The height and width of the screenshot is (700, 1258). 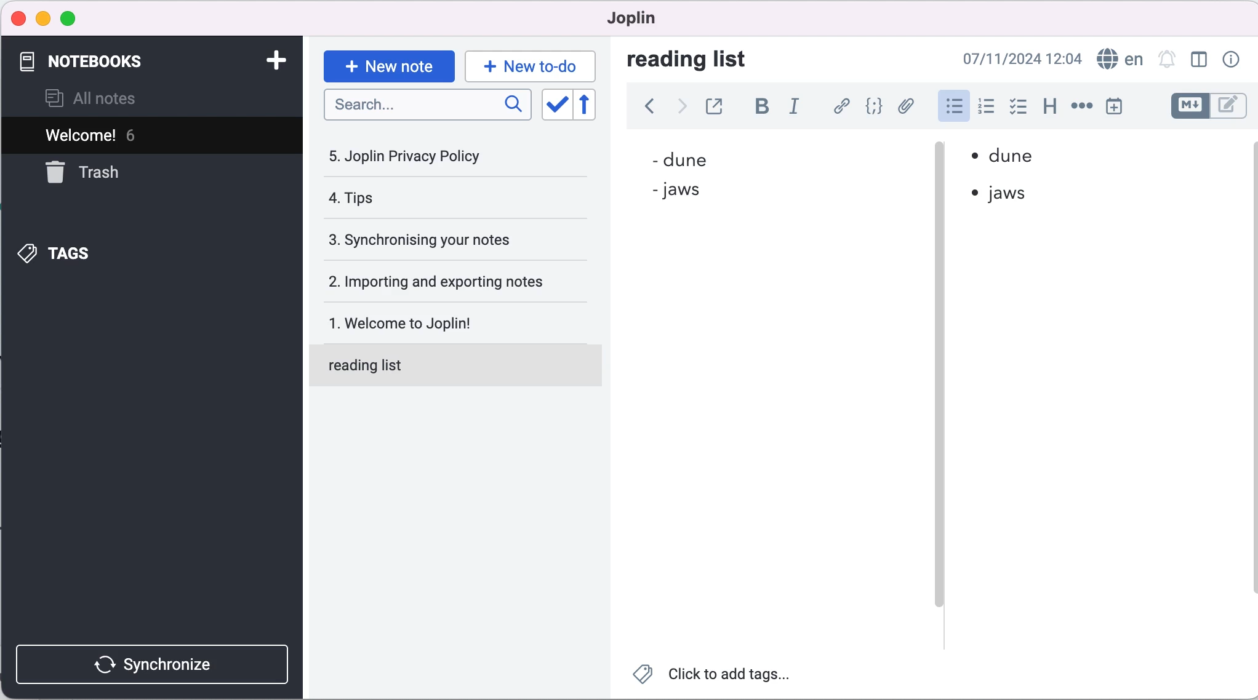 I want to click on back, so click(x=646, y=106).